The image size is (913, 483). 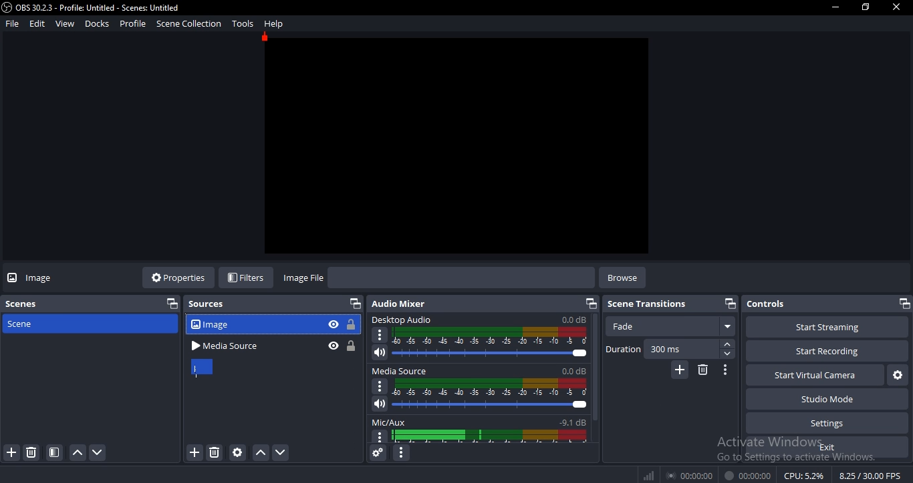 I want to click on filters, so click(x=248, y=276).